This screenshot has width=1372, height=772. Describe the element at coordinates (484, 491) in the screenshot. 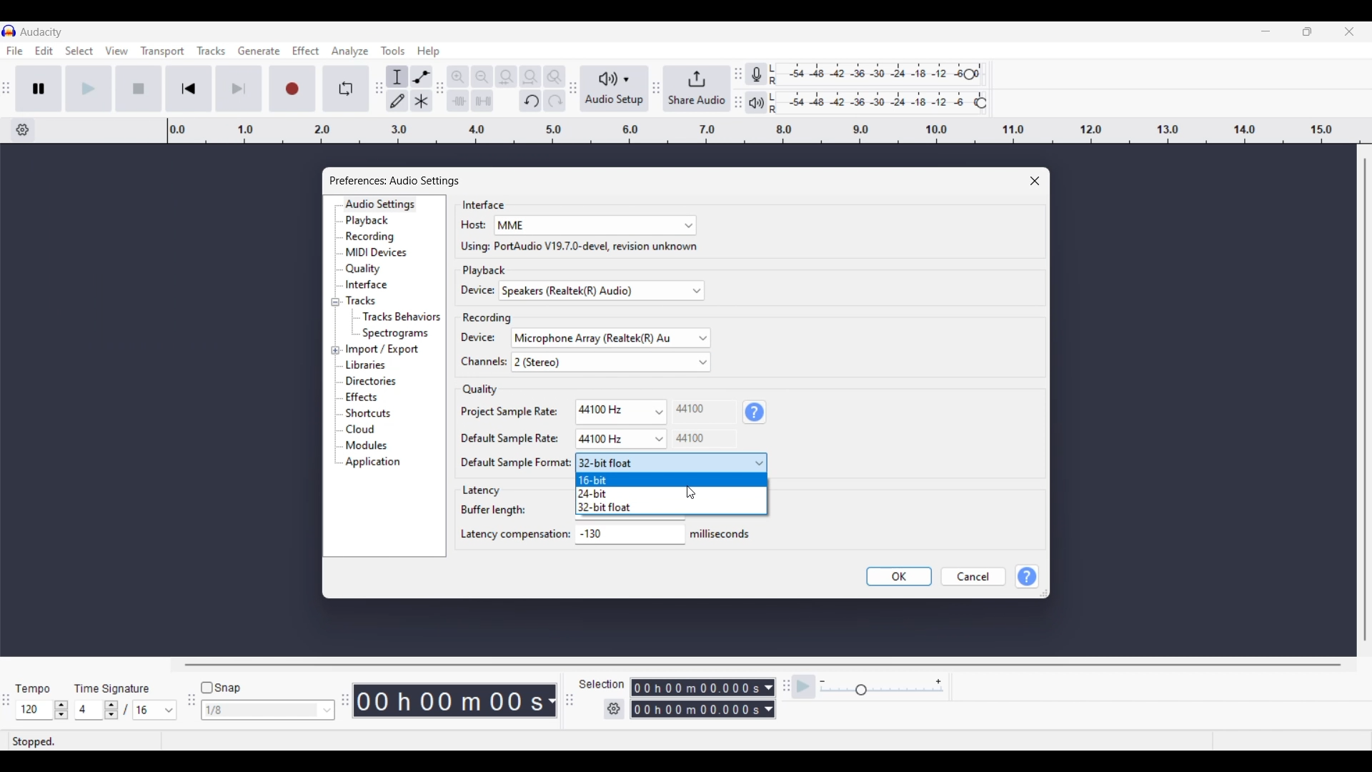

I see `| Latency` at that location.